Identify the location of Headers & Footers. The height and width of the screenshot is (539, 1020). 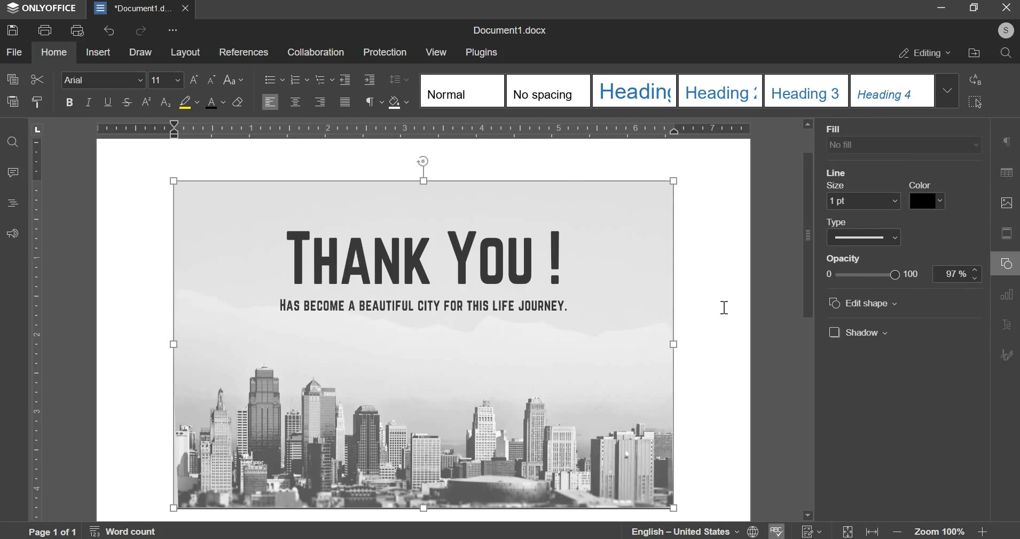
(1008, 234).